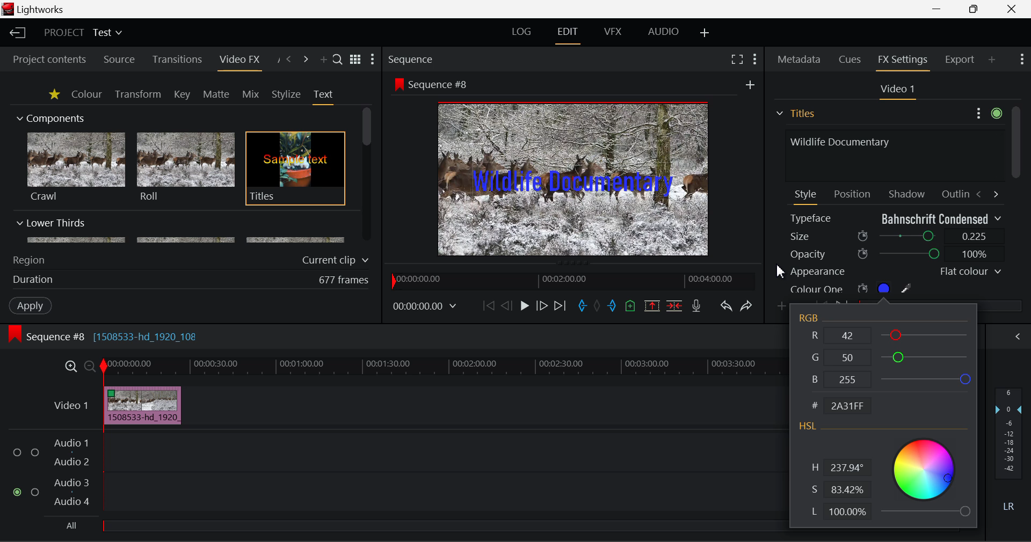 The height and width of the screenshot is (542, 1031). I want to click on G, so click(890, 355).